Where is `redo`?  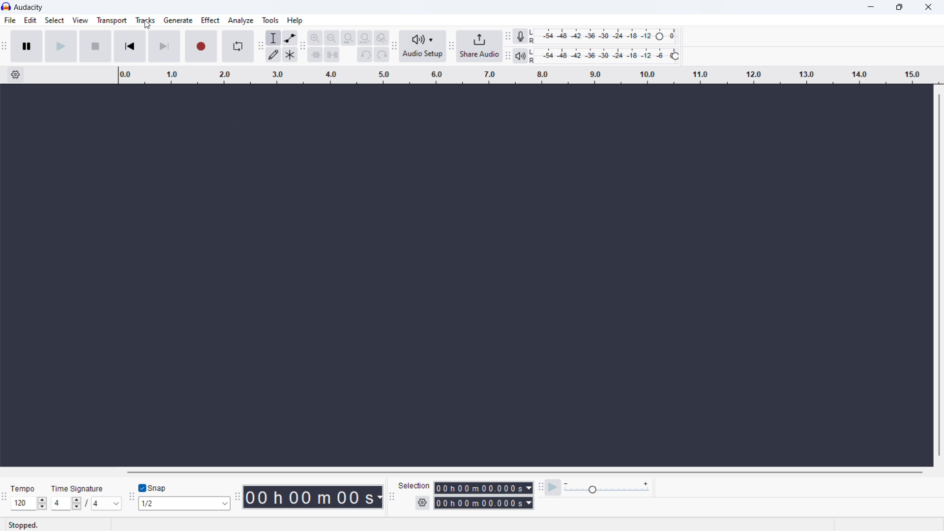
redo is located at coordinates (382, 55).